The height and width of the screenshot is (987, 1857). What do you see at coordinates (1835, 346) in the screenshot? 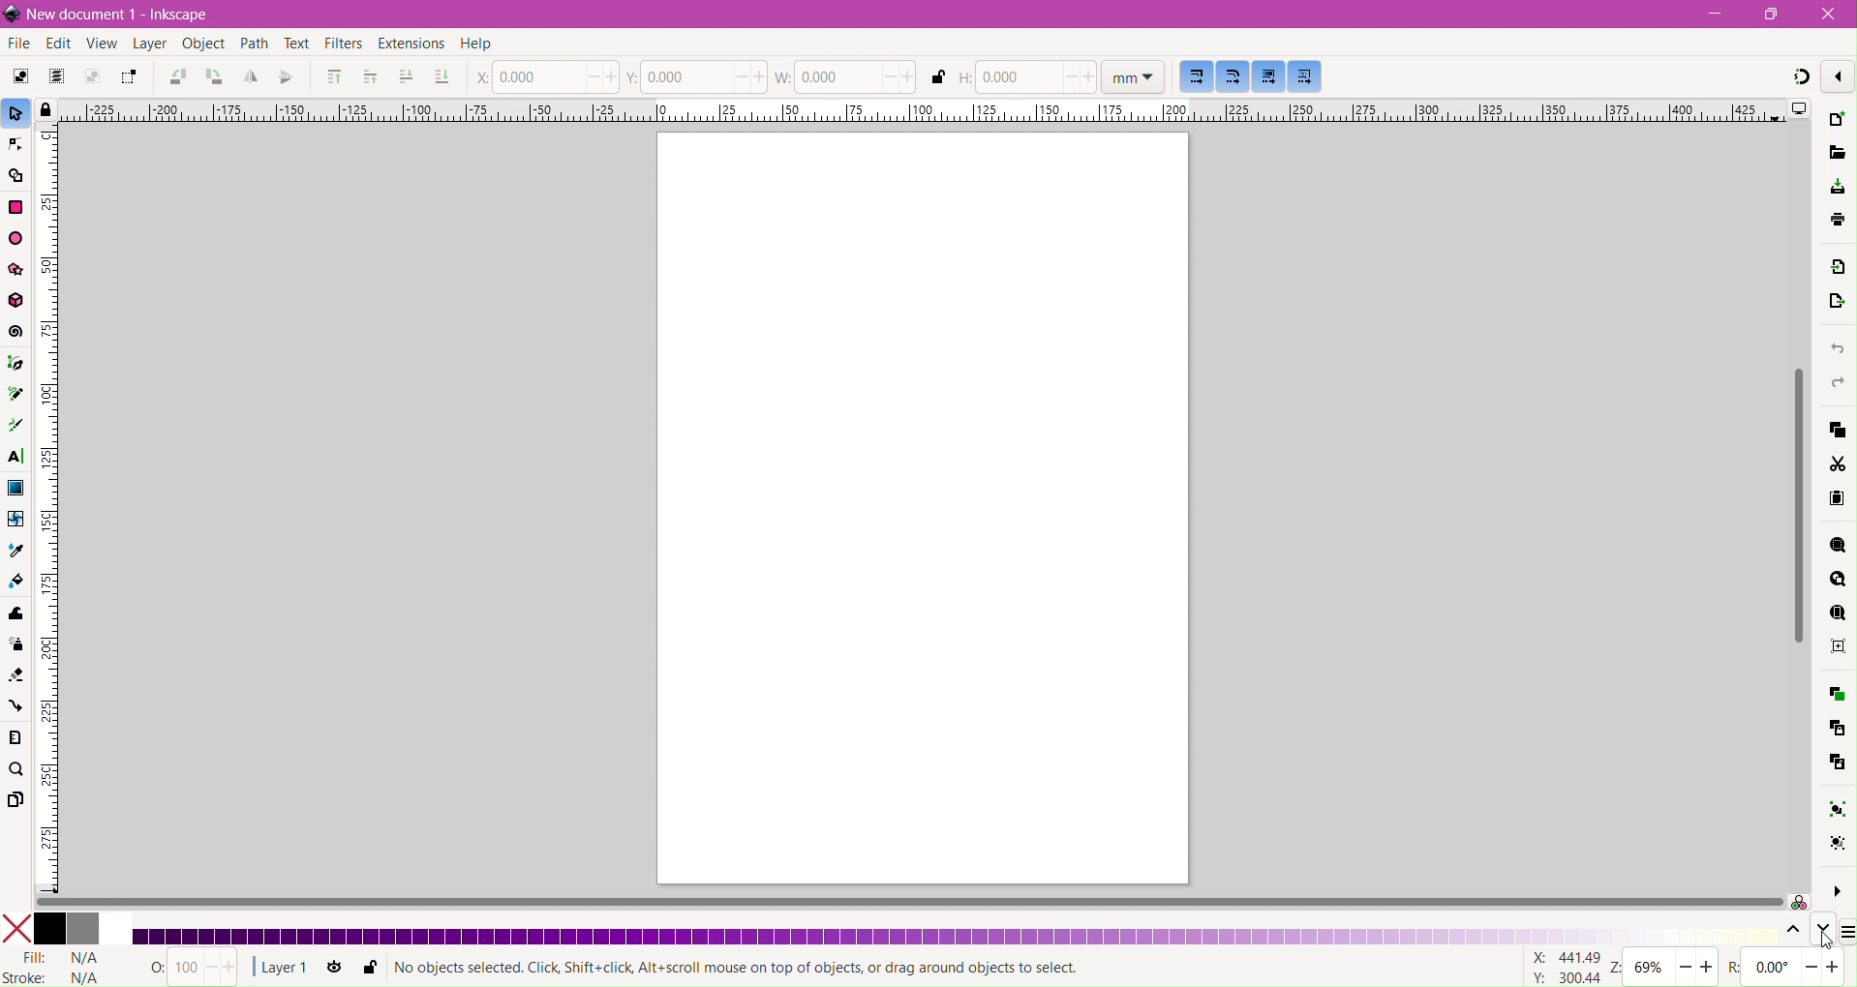
I see `Undo` at bounding box center [1835, 346].